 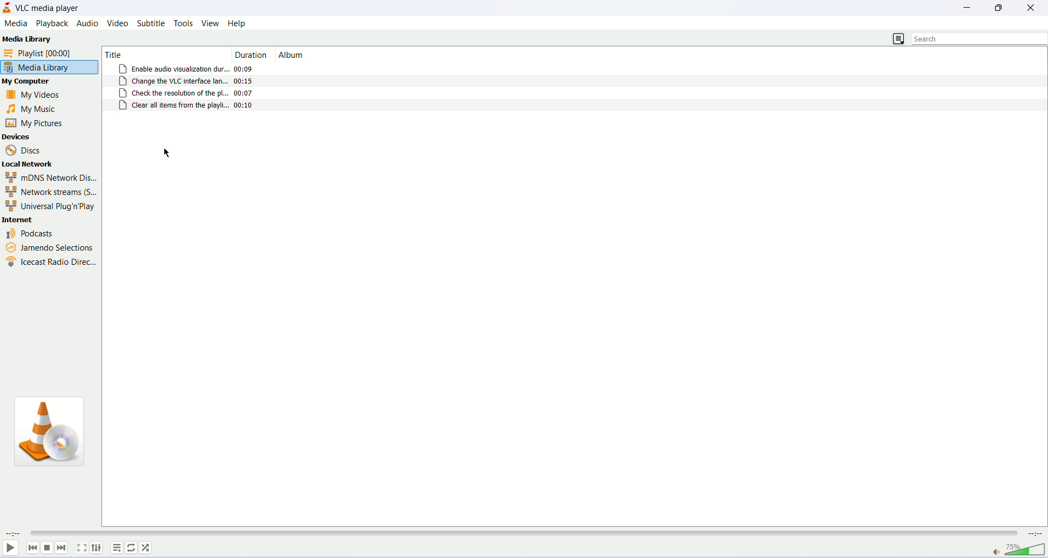 What do you see at coordinates (118, 22) in the screenshot?
I see `video` at bounding box center [118, 22].